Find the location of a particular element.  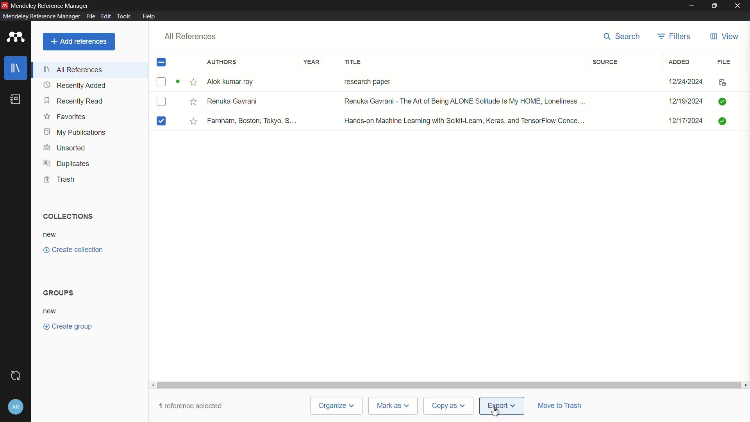

favorites is located at coordinates (65, 116).